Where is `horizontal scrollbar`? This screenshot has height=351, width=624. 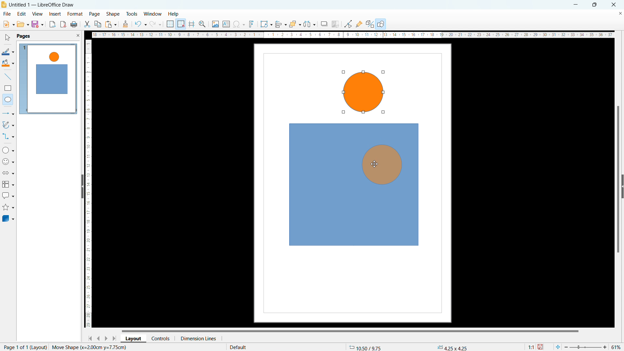 horizontal scrollbar is located at coordinates (350, 331).